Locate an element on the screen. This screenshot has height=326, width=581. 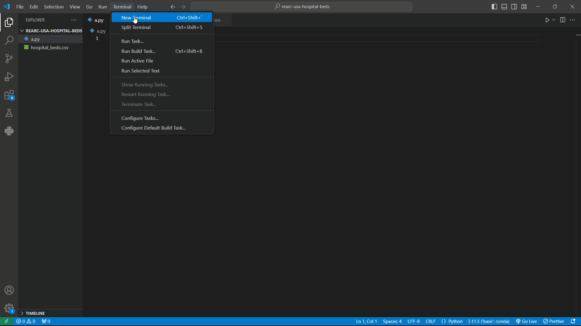
show running task is located at coordinates (163, 84).